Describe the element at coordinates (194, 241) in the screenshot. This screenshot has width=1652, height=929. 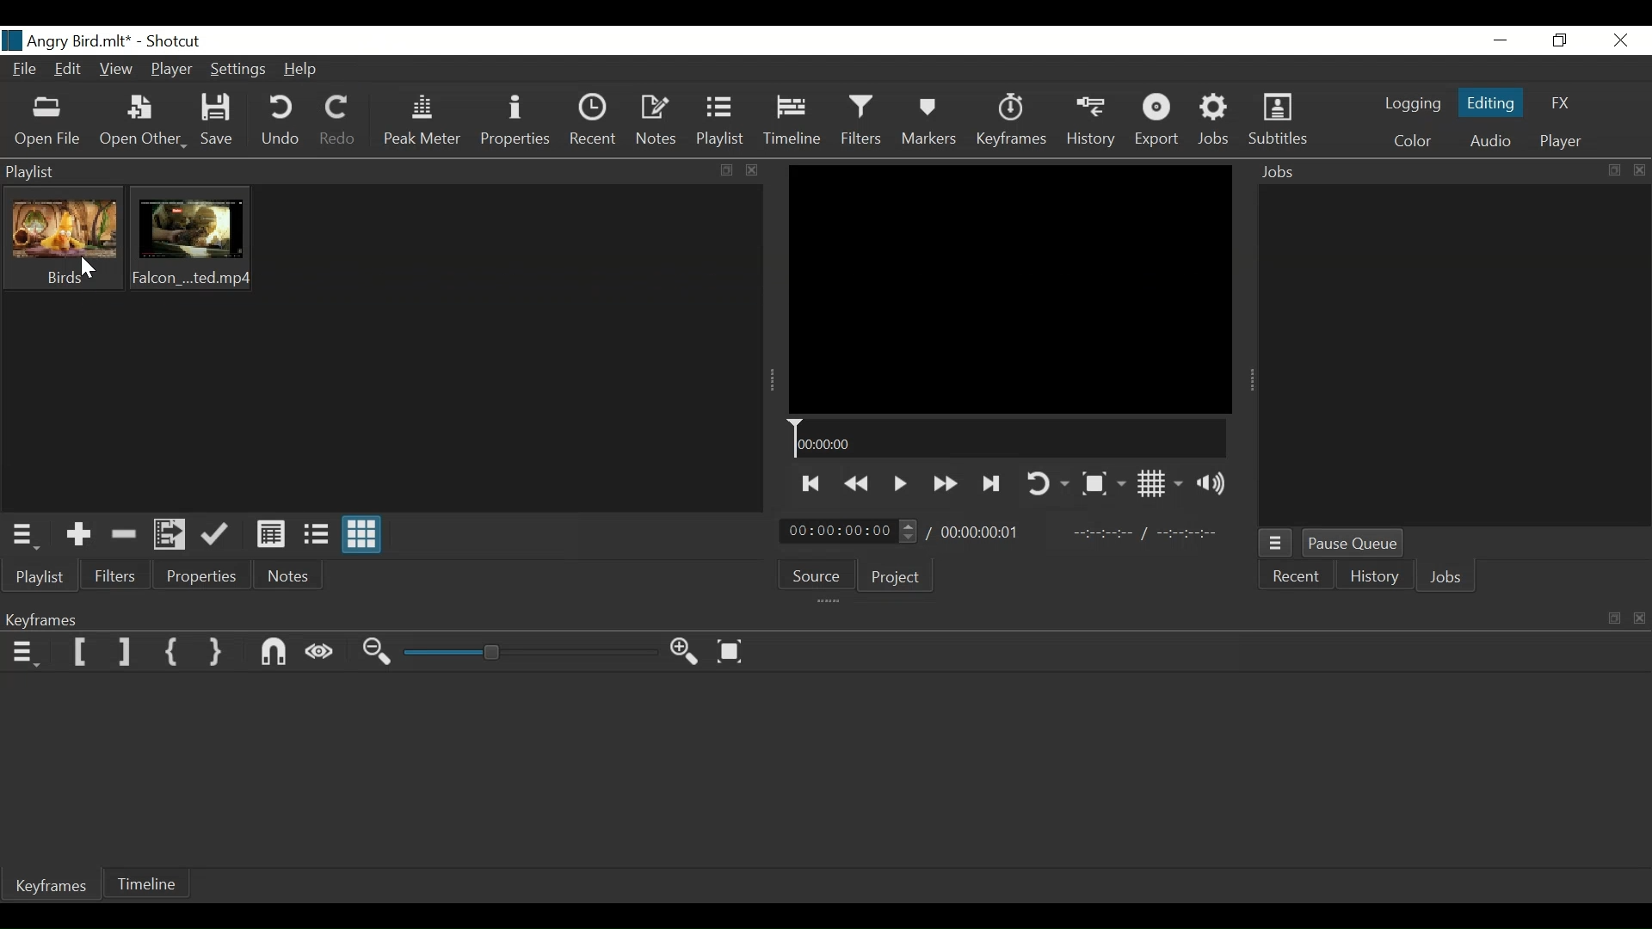
I see `Clip` at that location.